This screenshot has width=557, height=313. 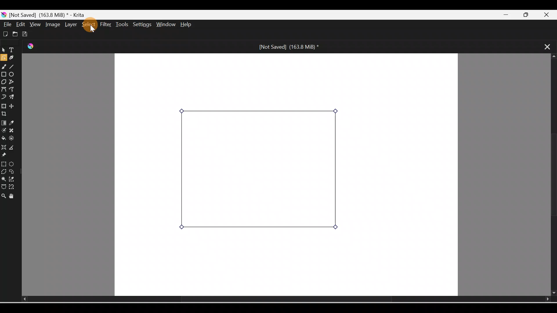 I want to click on Line, so click(x=14, y=68).